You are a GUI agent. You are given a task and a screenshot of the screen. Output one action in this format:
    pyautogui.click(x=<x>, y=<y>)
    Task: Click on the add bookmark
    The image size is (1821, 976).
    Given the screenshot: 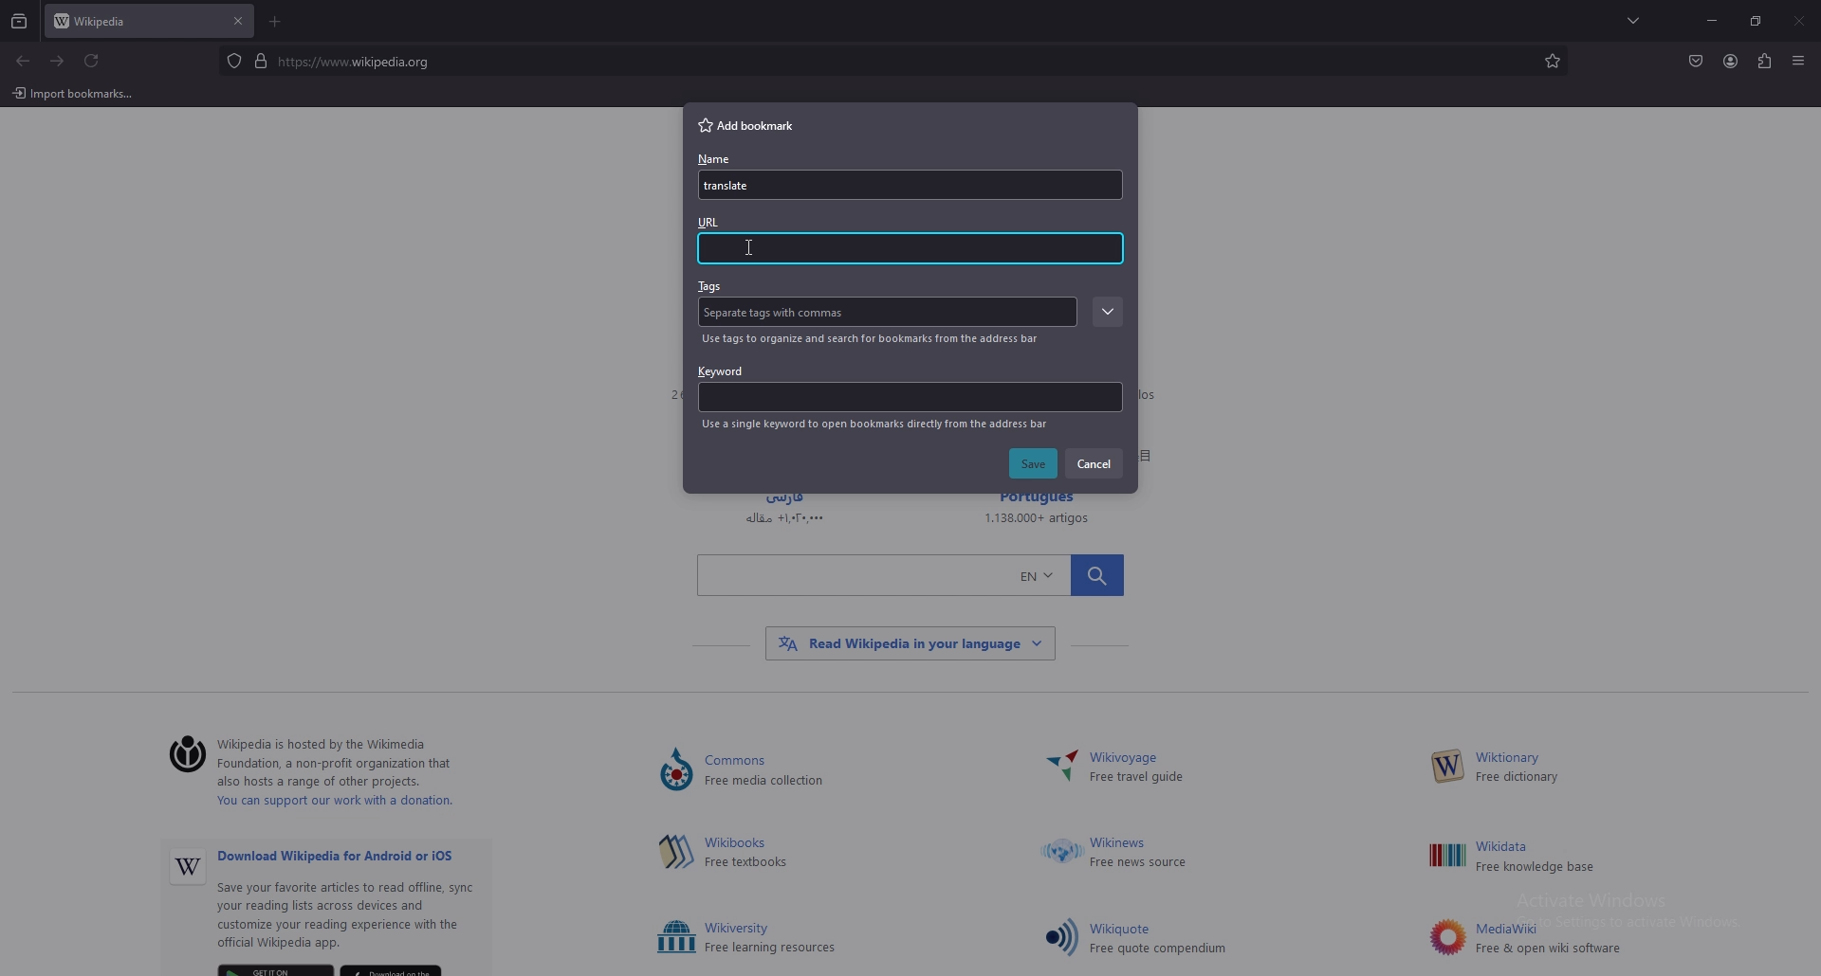 What is the action you would take?
    pyautogui.click(x=754, y=124)
    